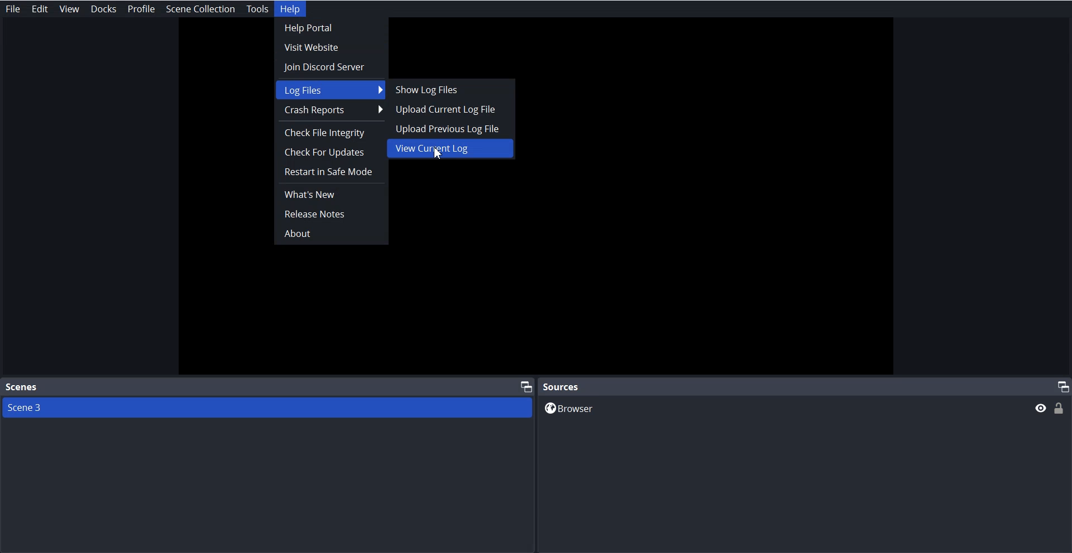  What do you see at coordinates (1039, 408) in the screenshot?
I see `Preview` at bounding box center [1039, 408].